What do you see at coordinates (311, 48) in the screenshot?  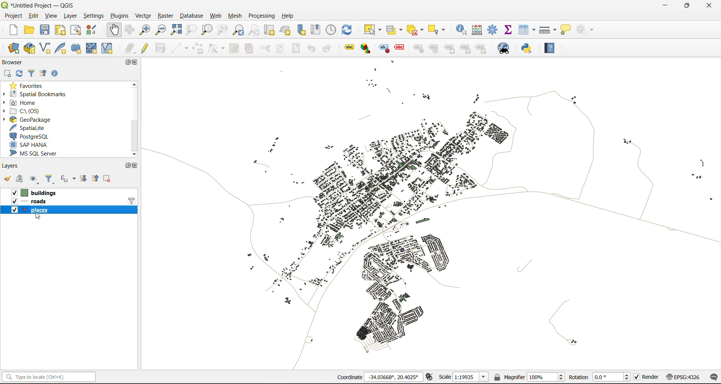 I see `undo` at bounding box center [311, 48].